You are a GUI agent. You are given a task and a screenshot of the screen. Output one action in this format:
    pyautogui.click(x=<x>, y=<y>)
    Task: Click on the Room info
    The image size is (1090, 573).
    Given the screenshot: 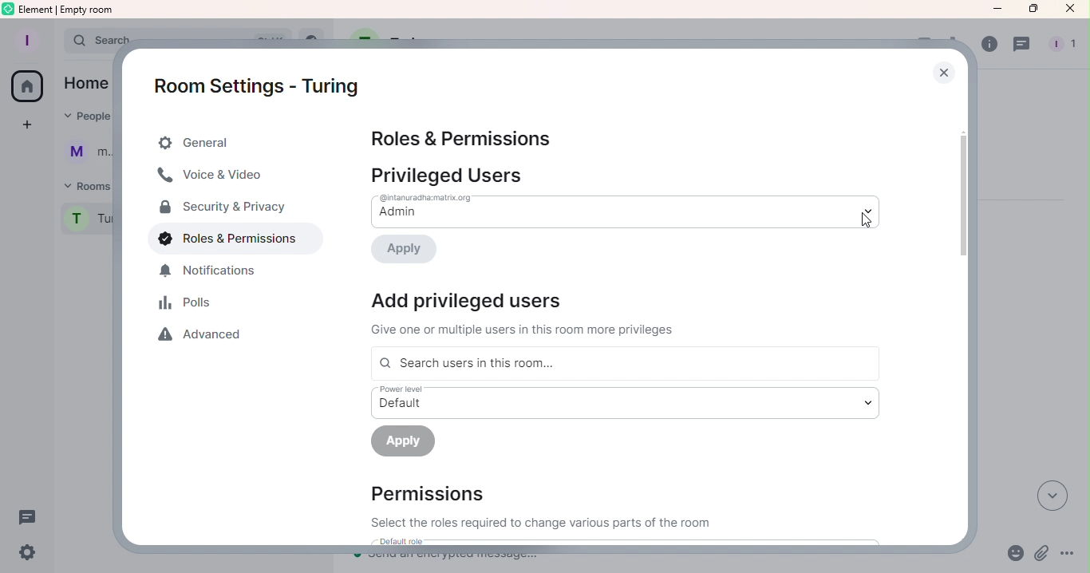 What is the action you would take?
    pyautogui.click(x=986, y=47)
    